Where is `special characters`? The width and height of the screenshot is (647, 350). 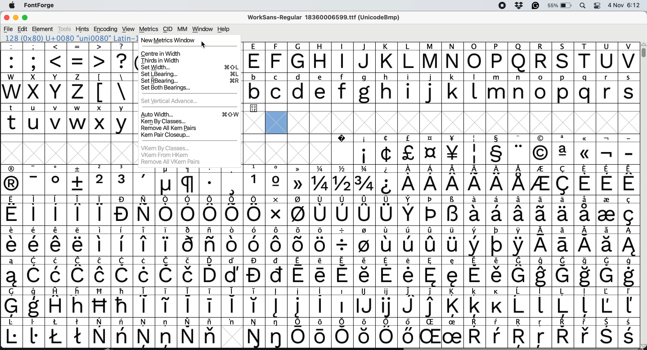
special characters is located at coordinates (321, 275).